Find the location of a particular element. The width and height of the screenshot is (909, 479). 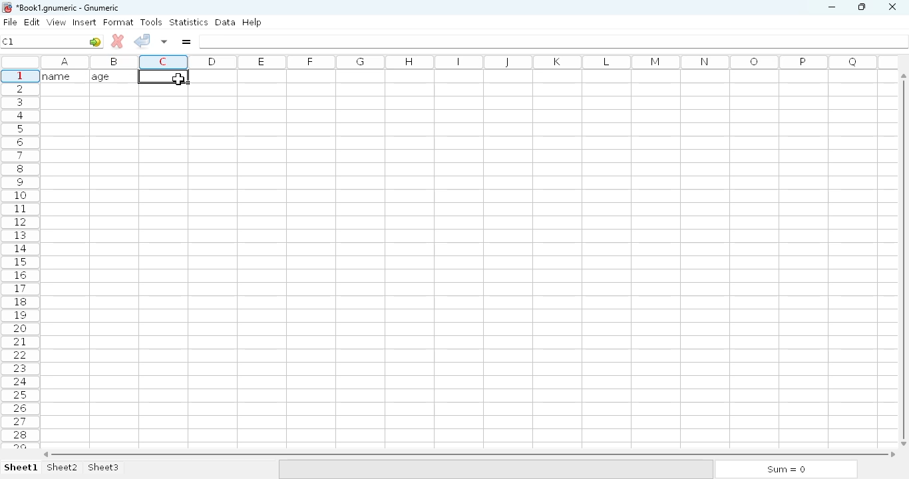

data is located at coordinates (226, 22).